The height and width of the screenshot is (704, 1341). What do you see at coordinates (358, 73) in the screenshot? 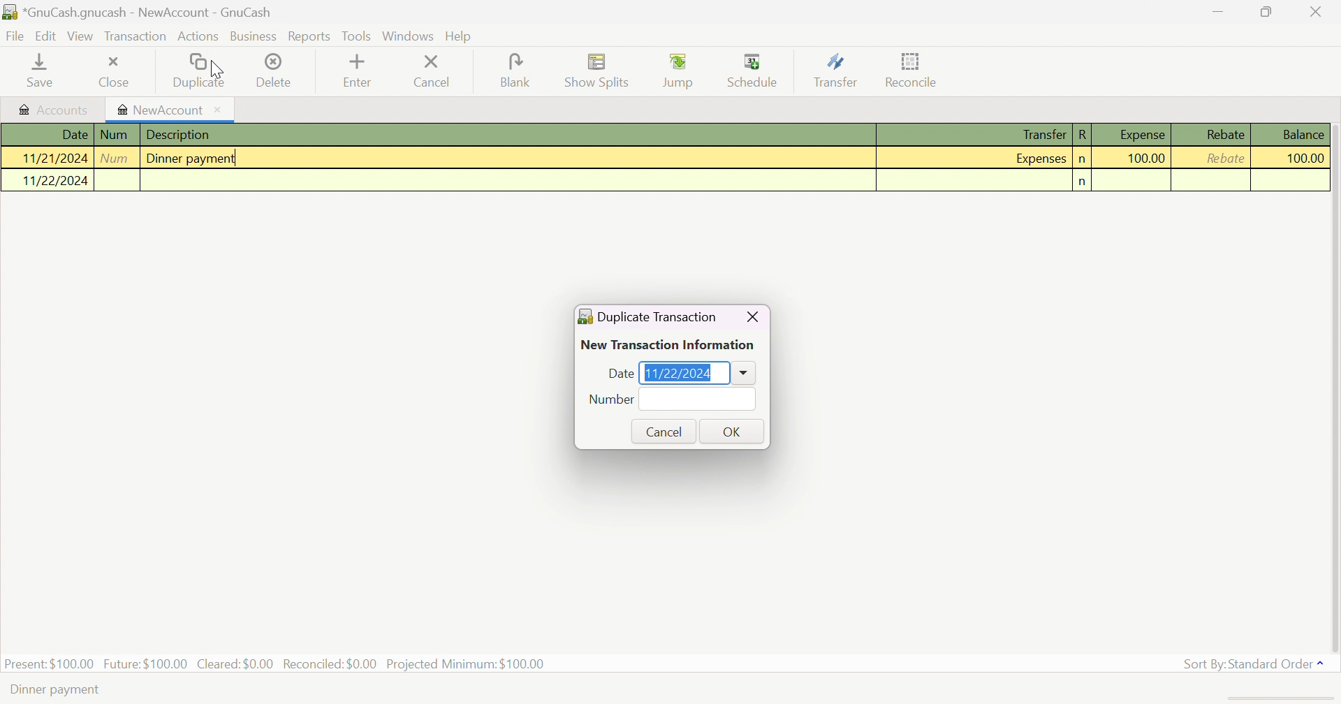
I see `Enter` at bounding box center [358, 73].